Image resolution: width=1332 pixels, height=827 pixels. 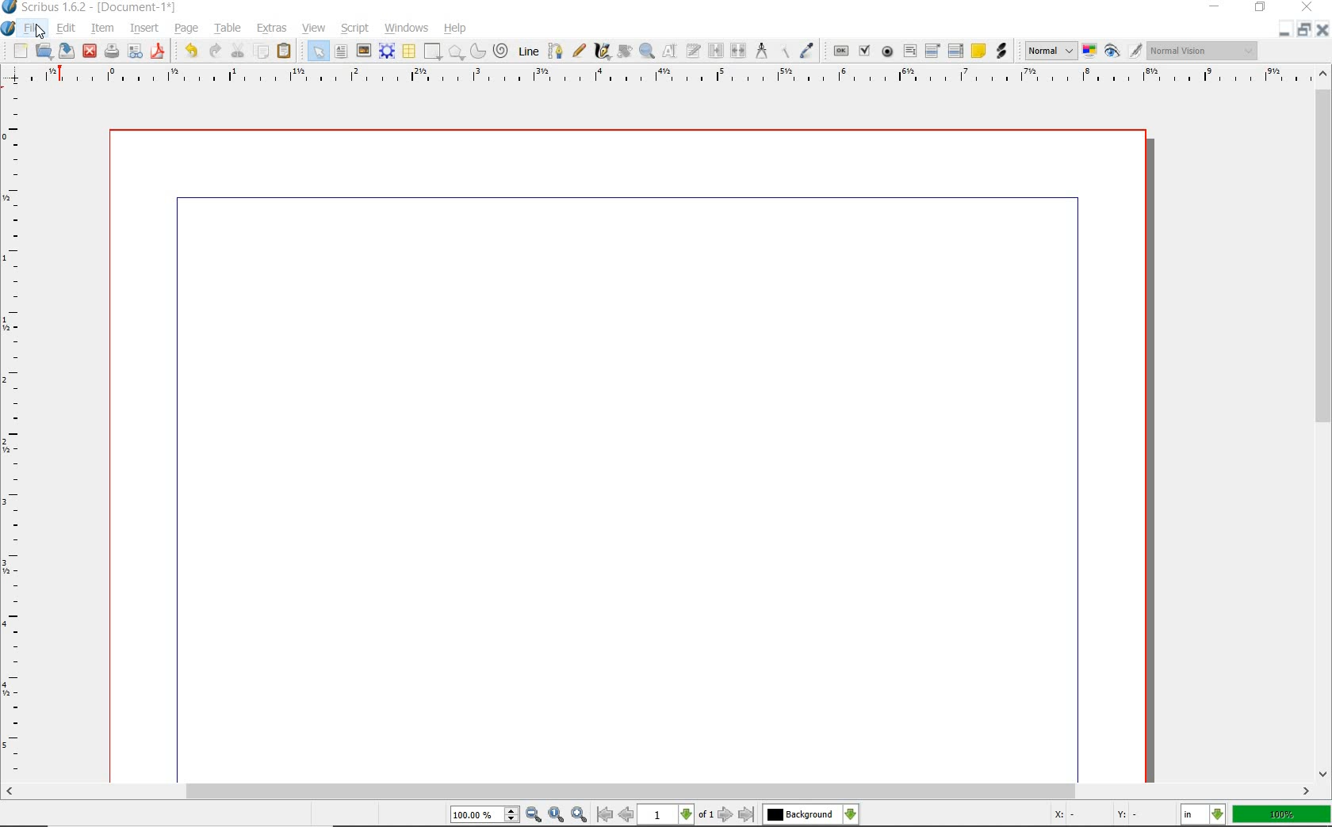 What do you see at coordinates (315, 27) in the screenshot?
I see `view` at bounding box center [315, 27].